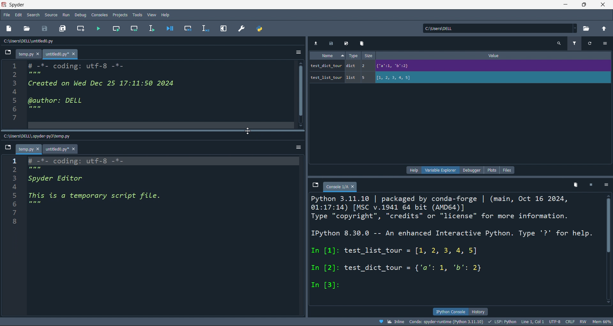 The width and height of the screenshot is (613, 326). I want to click on maximize/resize, so click(584, 5).